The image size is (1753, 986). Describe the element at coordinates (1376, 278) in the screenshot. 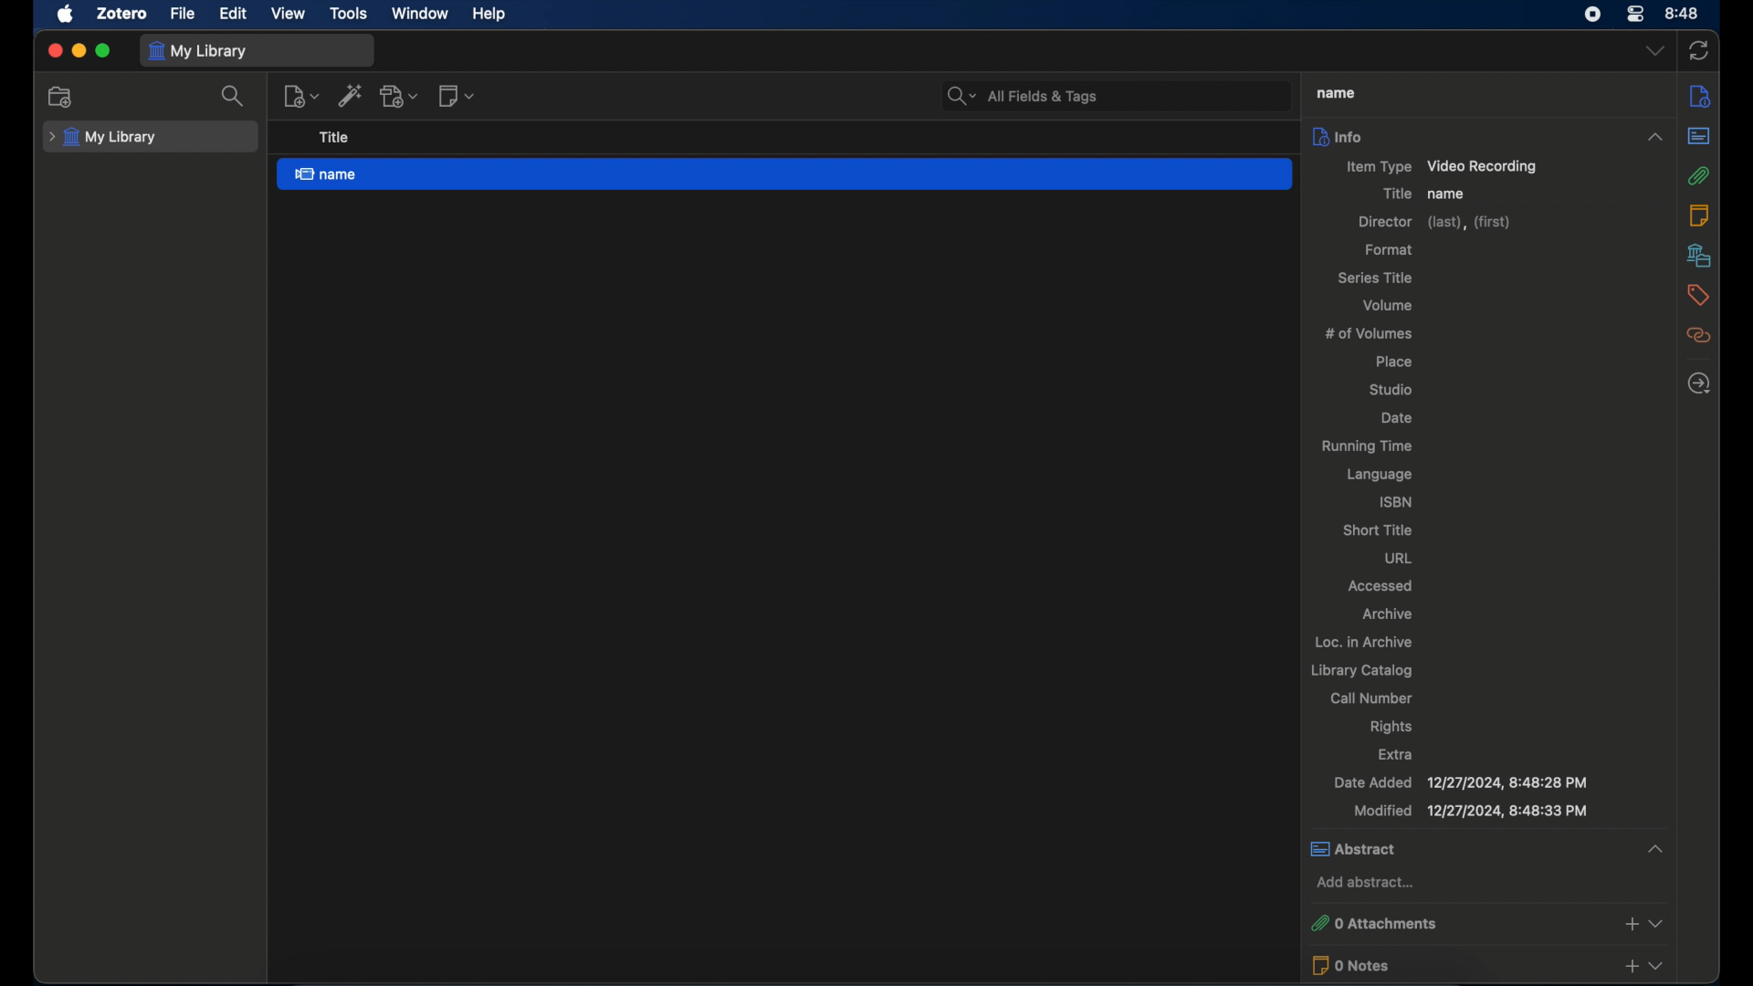

I see `series title` at that location.